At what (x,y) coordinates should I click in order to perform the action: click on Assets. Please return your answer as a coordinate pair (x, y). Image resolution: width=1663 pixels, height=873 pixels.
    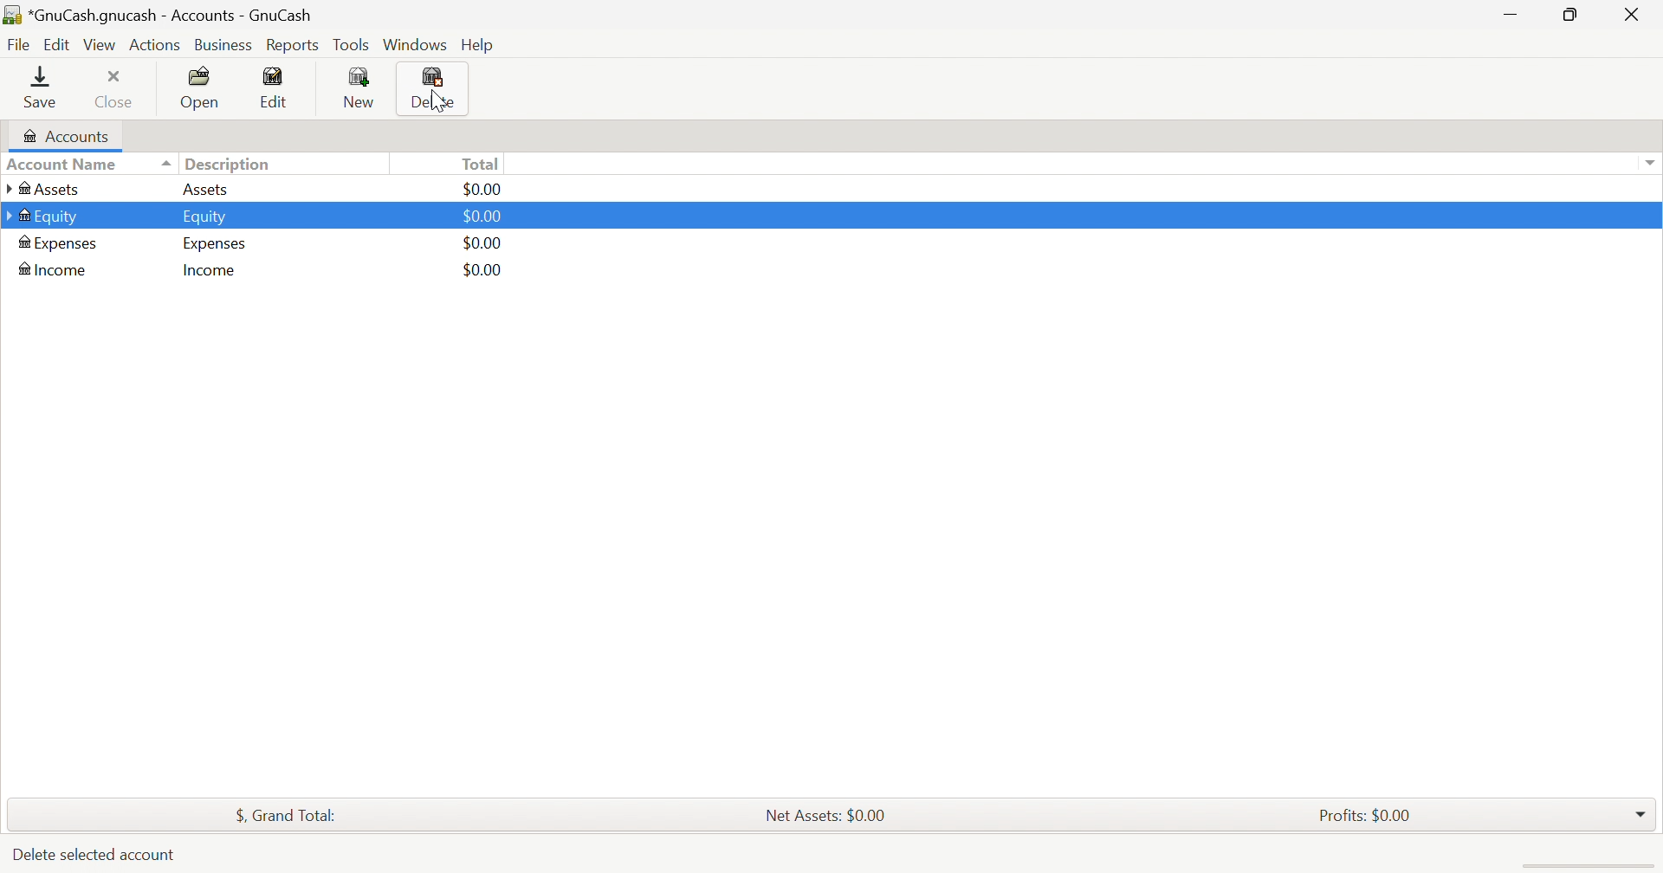
    Looking at the image, I should click on (43, 189).